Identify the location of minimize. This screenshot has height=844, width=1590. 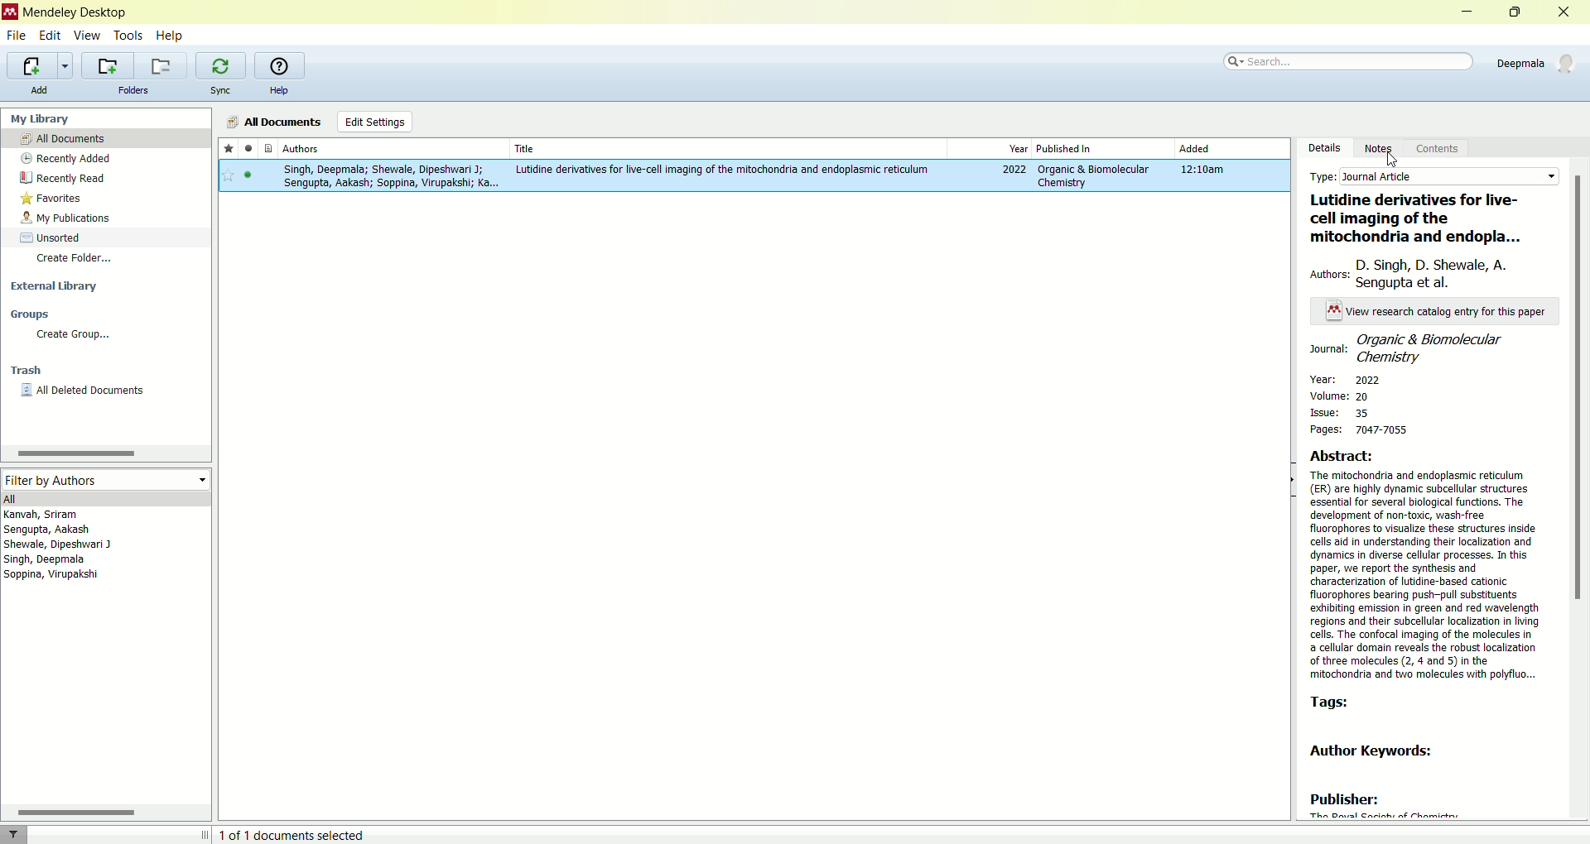
(1469, 12).